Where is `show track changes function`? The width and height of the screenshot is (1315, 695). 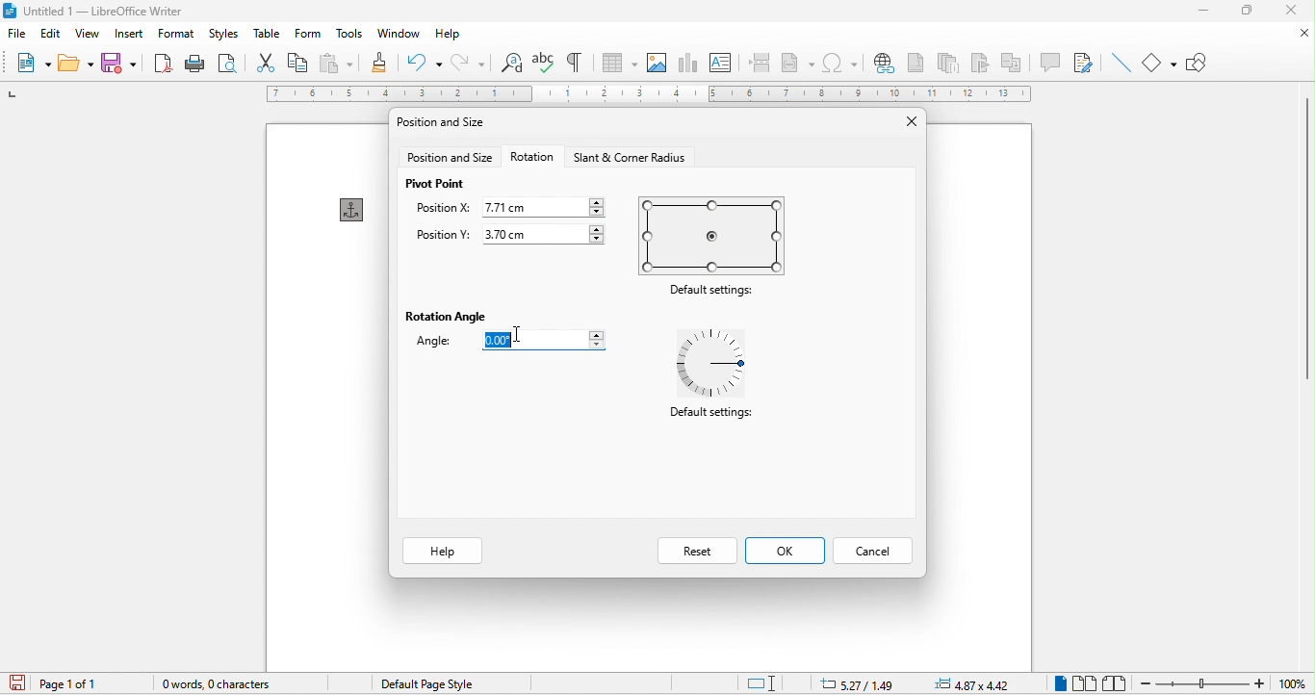
show track changes function is located at coordinates (1083, 62).